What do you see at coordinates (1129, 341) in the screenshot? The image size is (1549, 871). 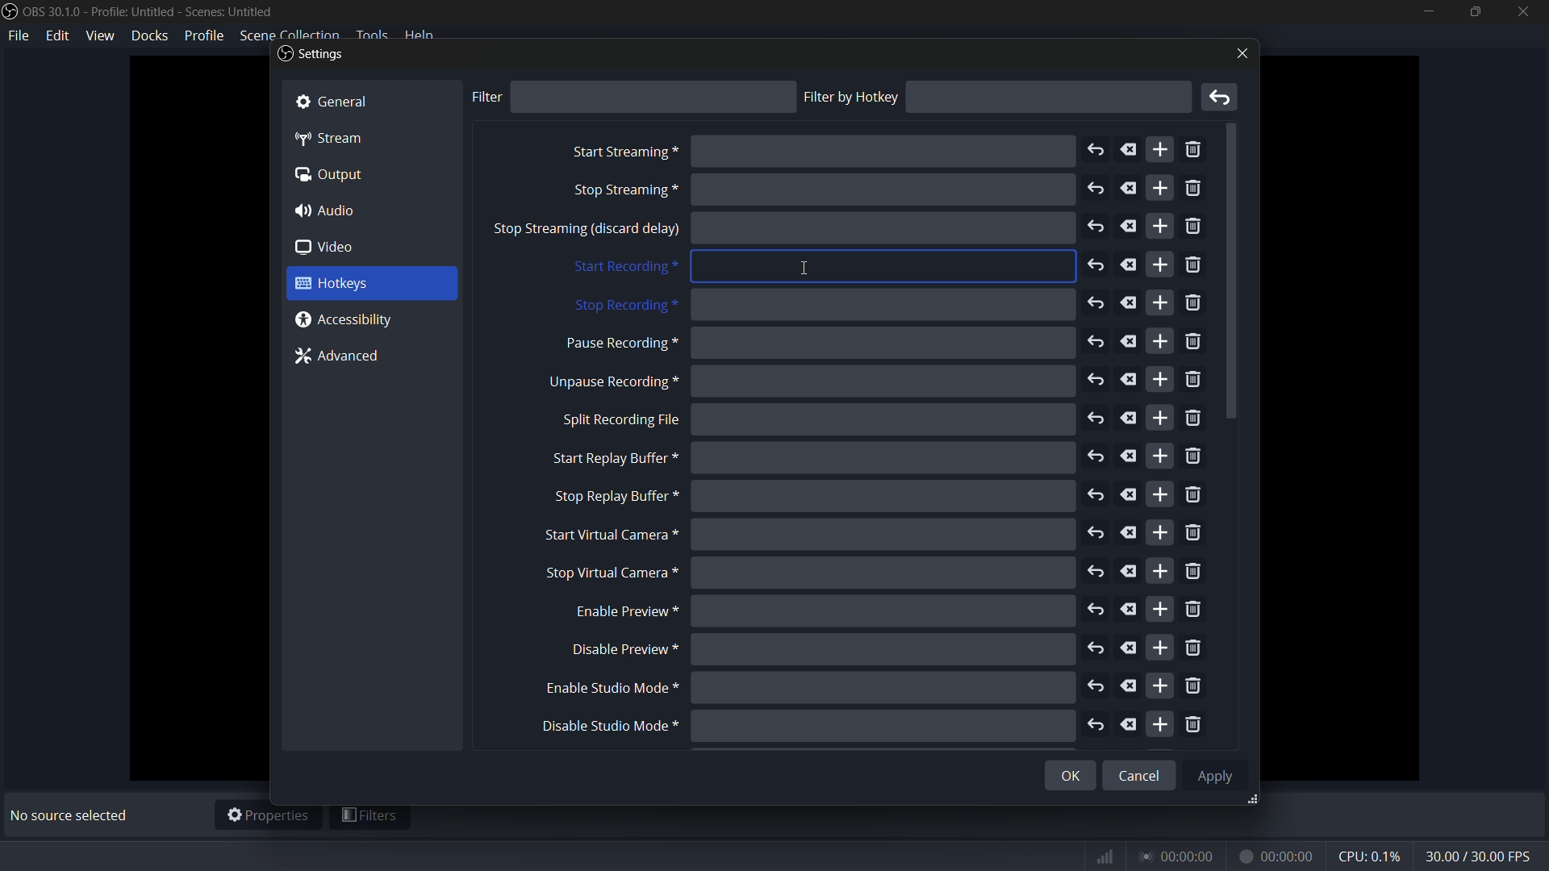 I see `delete` at bounding box center [1129, 341].